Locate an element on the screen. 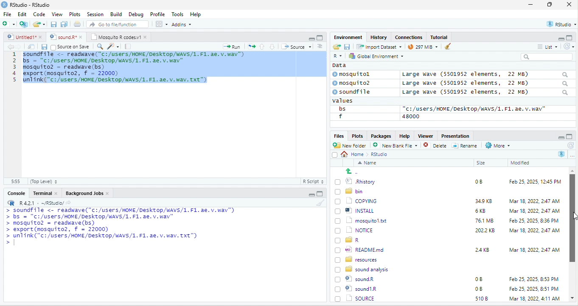 The width and height of the screenshot is (578, 306). > bs = "c:/users/HOME/Desktop/wAVS/1.F1.ae.v. wav"

> mosquito2 = readwave(bs)

> export (mosquitoz, f = 22000)

> unlink("c:/users/HOME/Desktop/WAVS/1. F1. ae. v. wav. Txt")
> is located at coordinates (119, 231).